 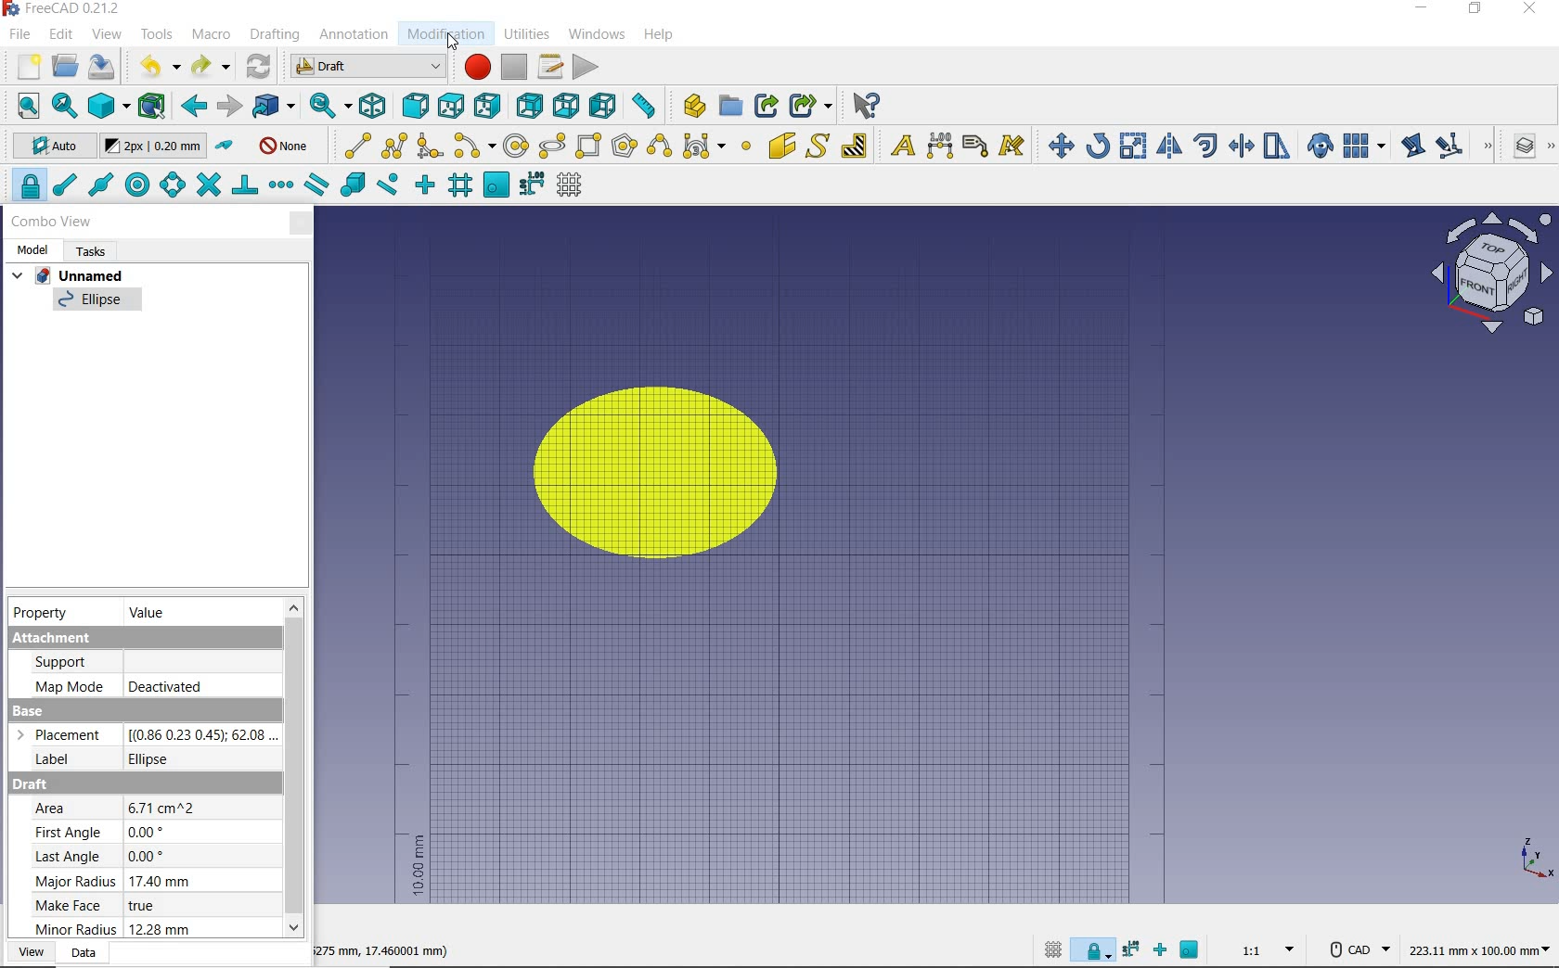 What do you see at coordinates (391, 187) in the screenshot?
I see `snap near` at bounding box center [391, 187].